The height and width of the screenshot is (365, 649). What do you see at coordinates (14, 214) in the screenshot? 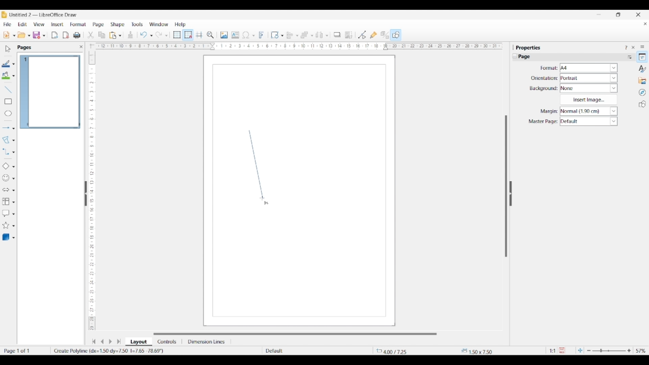
I see `Callout shape options` at bounding box center [14, 214].